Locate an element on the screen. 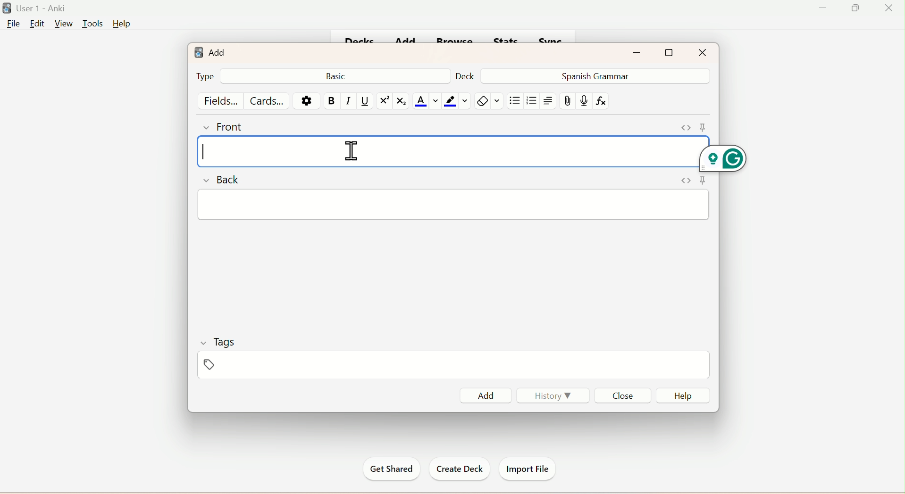  Maximize is located at coordinates (859, 8).